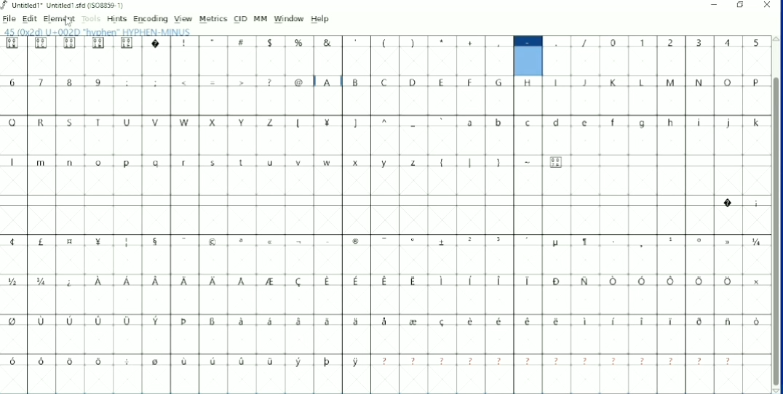  I want to click on Capital Letters, so click(142, 121).